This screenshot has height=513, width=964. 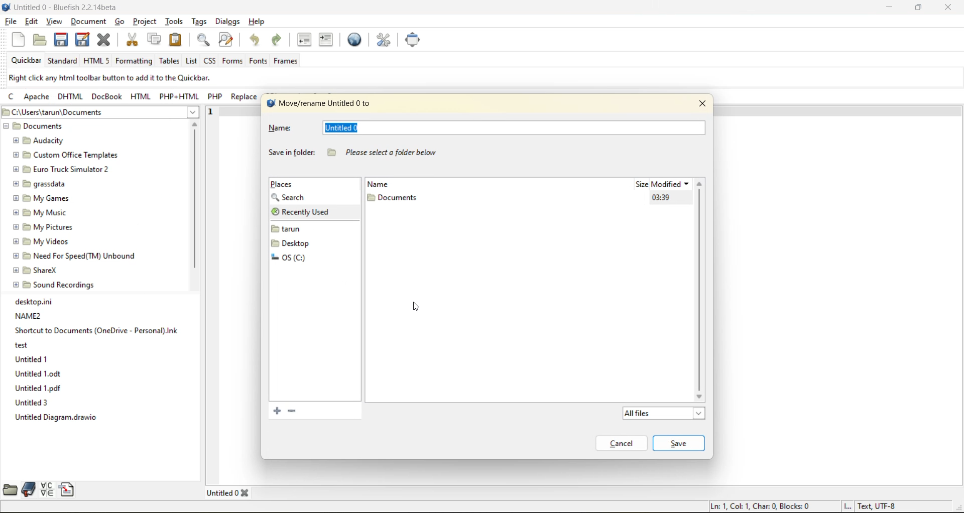 I want to click on edit preferences, so click(x=383, y=40).